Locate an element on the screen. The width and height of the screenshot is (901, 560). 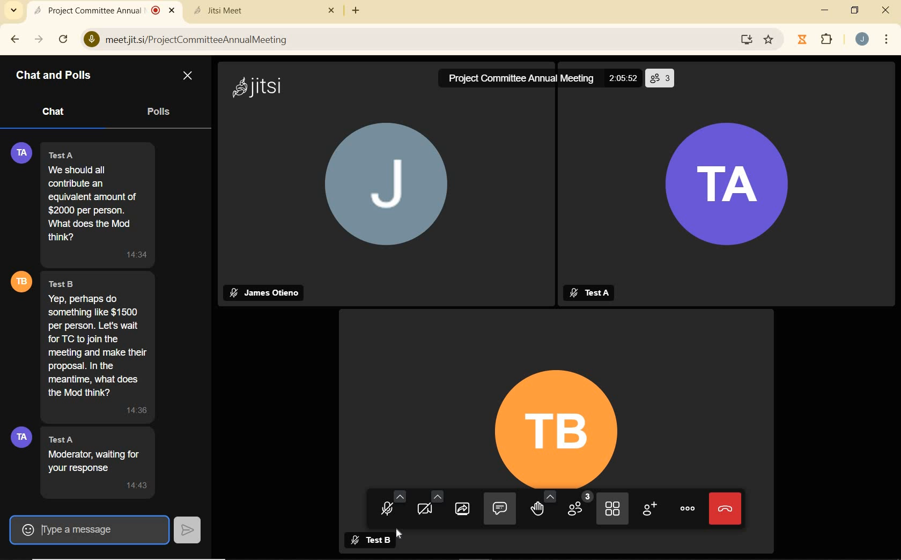
User Profile is located at coordinates (20, 438).